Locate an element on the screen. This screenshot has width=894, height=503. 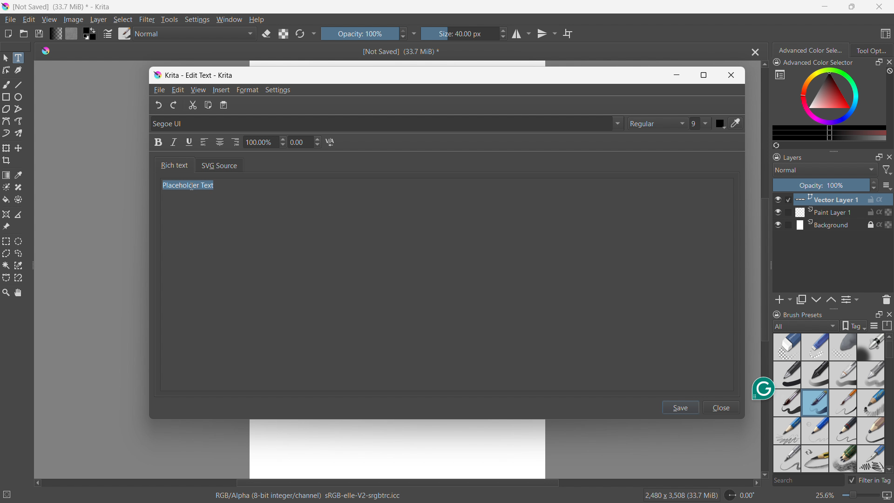
search is located at coordinates (807, 481).